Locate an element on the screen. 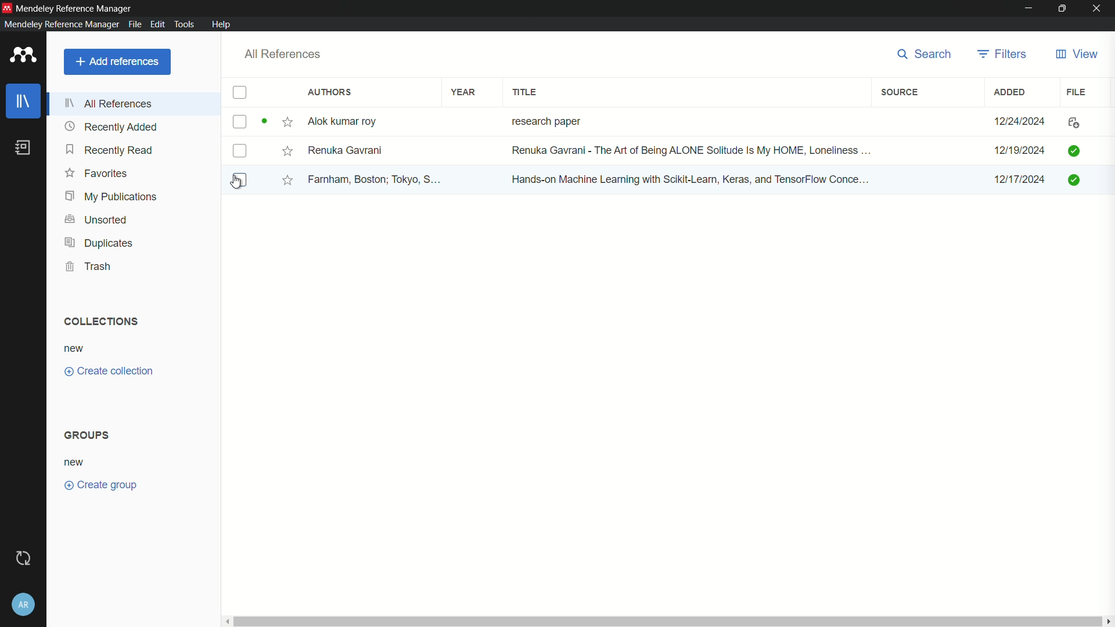  12/19/2024 is located at coordinates (1019, 152).